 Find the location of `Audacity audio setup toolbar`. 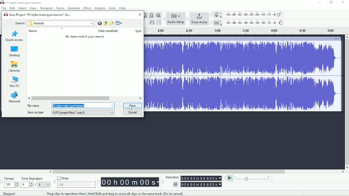

Audacity audio setup toolbar is located at coordinates (164, 19).